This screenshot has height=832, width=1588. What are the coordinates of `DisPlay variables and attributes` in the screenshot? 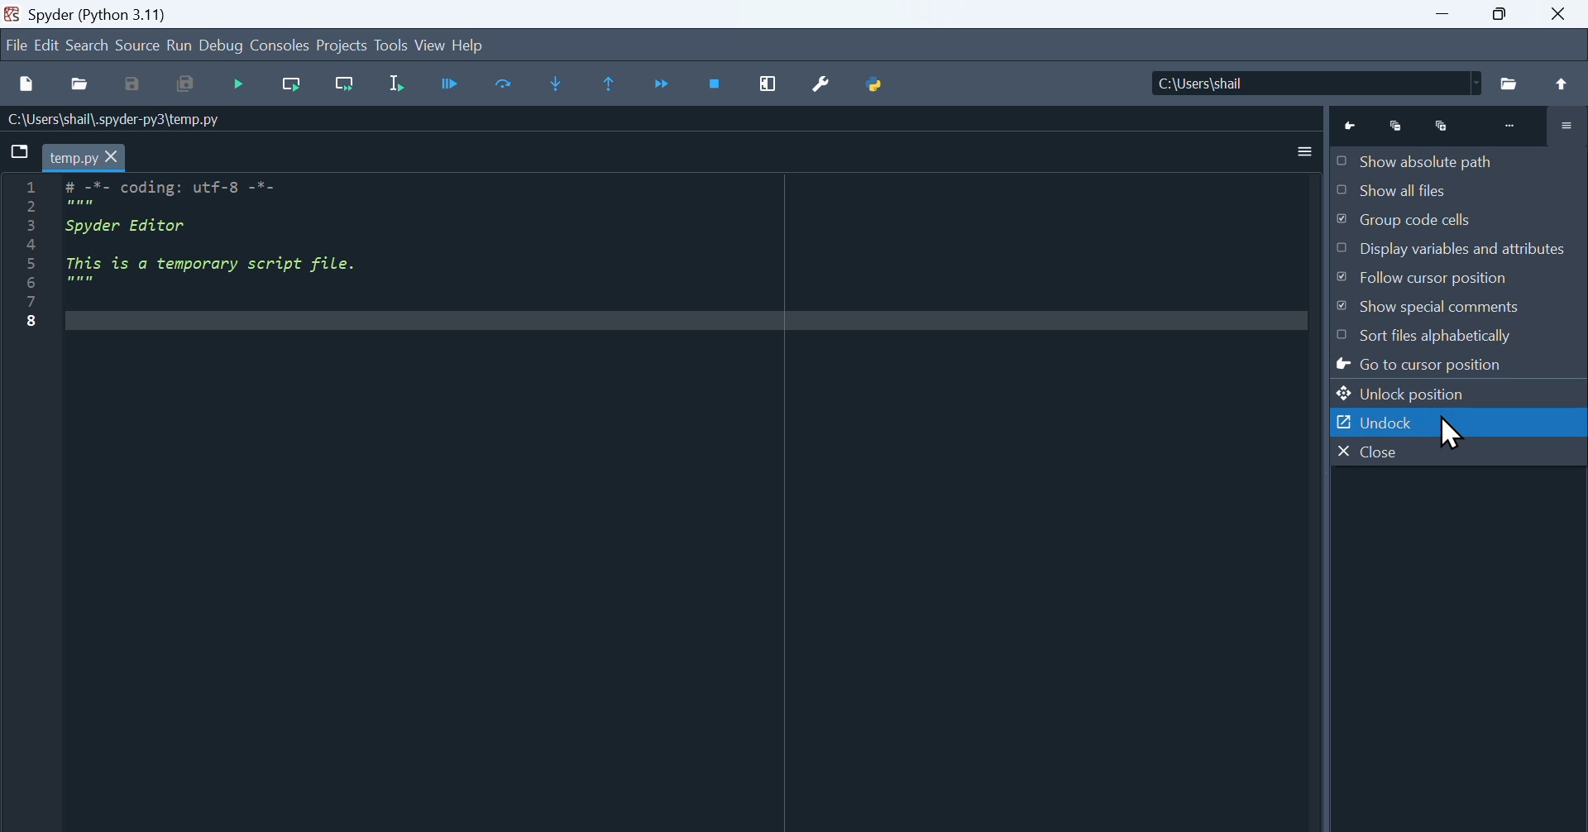 It's located at (1459, 249).